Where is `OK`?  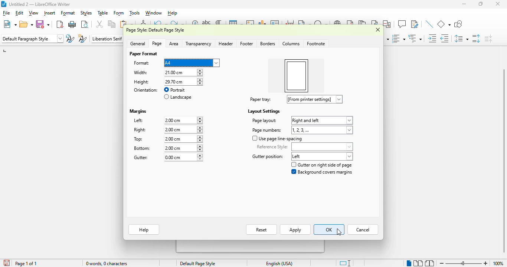
OK is located at coordinates (329, 230).